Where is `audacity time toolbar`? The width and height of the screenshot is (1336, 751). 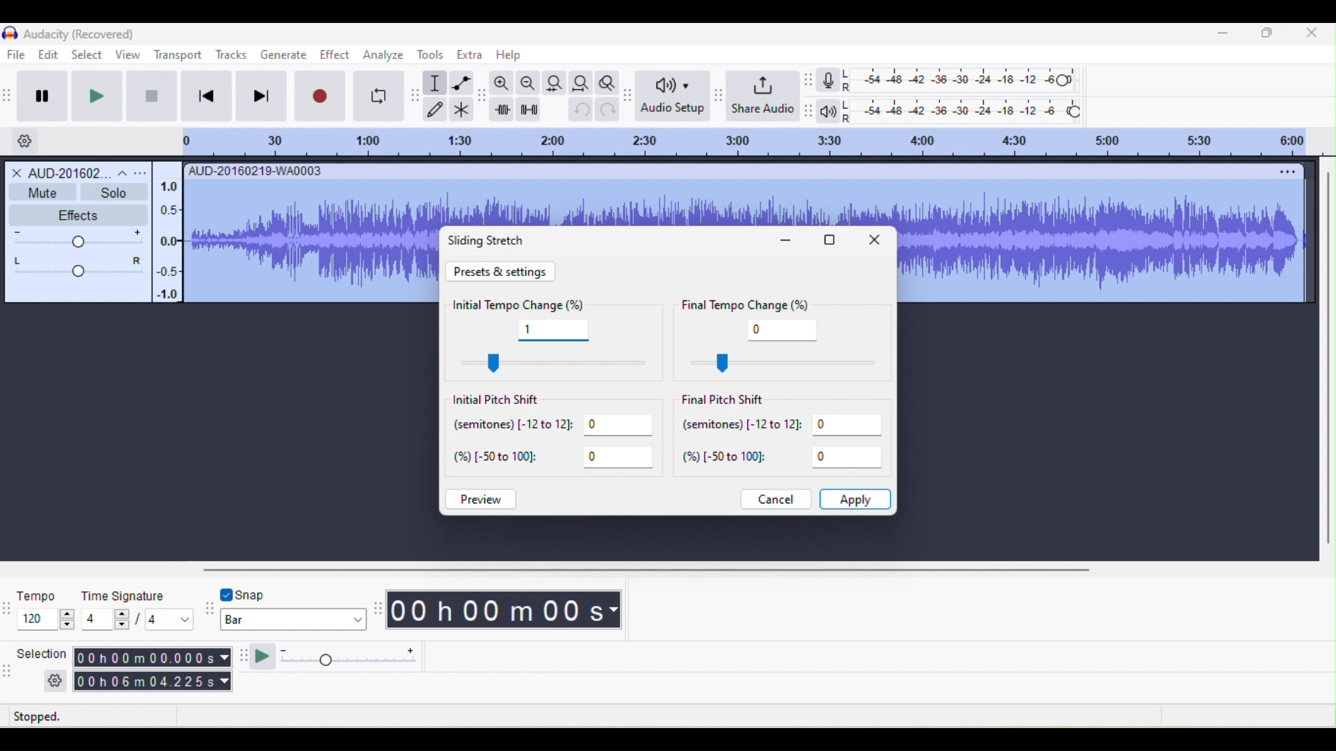
audacity time toolbar is located at coordinates (377, 608).